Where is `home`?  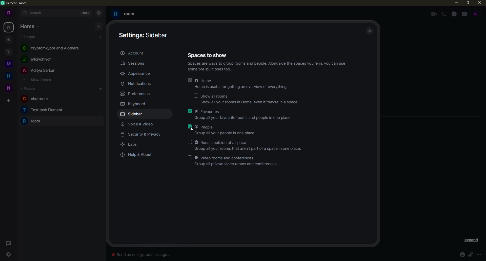 home is located at coordinates (29, 26).